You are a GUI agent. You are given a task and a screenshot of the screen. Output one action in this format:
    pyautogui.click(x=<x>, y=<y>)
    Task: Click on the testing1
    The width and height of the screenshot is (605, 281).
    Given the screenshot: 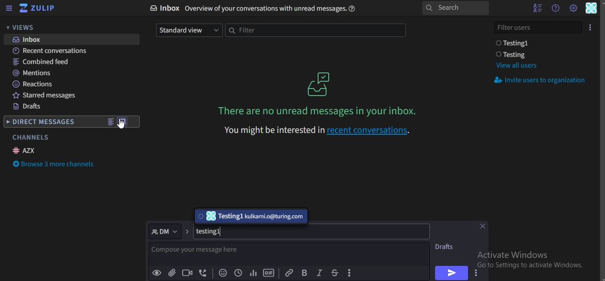 What is the action you would take?
    pyautogui.click(x=514, y=43)
    